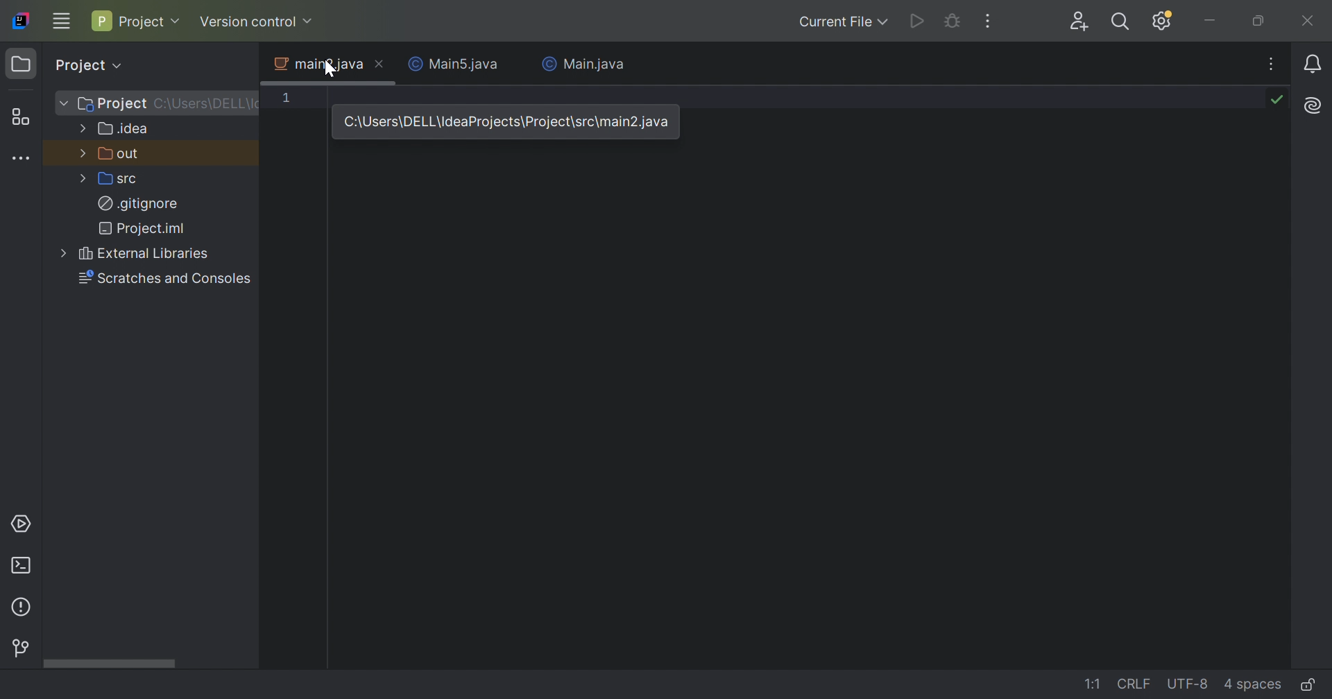  What do you see at coordinates (1119, 22) in the screenshot?
I see `Search Everywhere` at bounding box center [1119, 22].